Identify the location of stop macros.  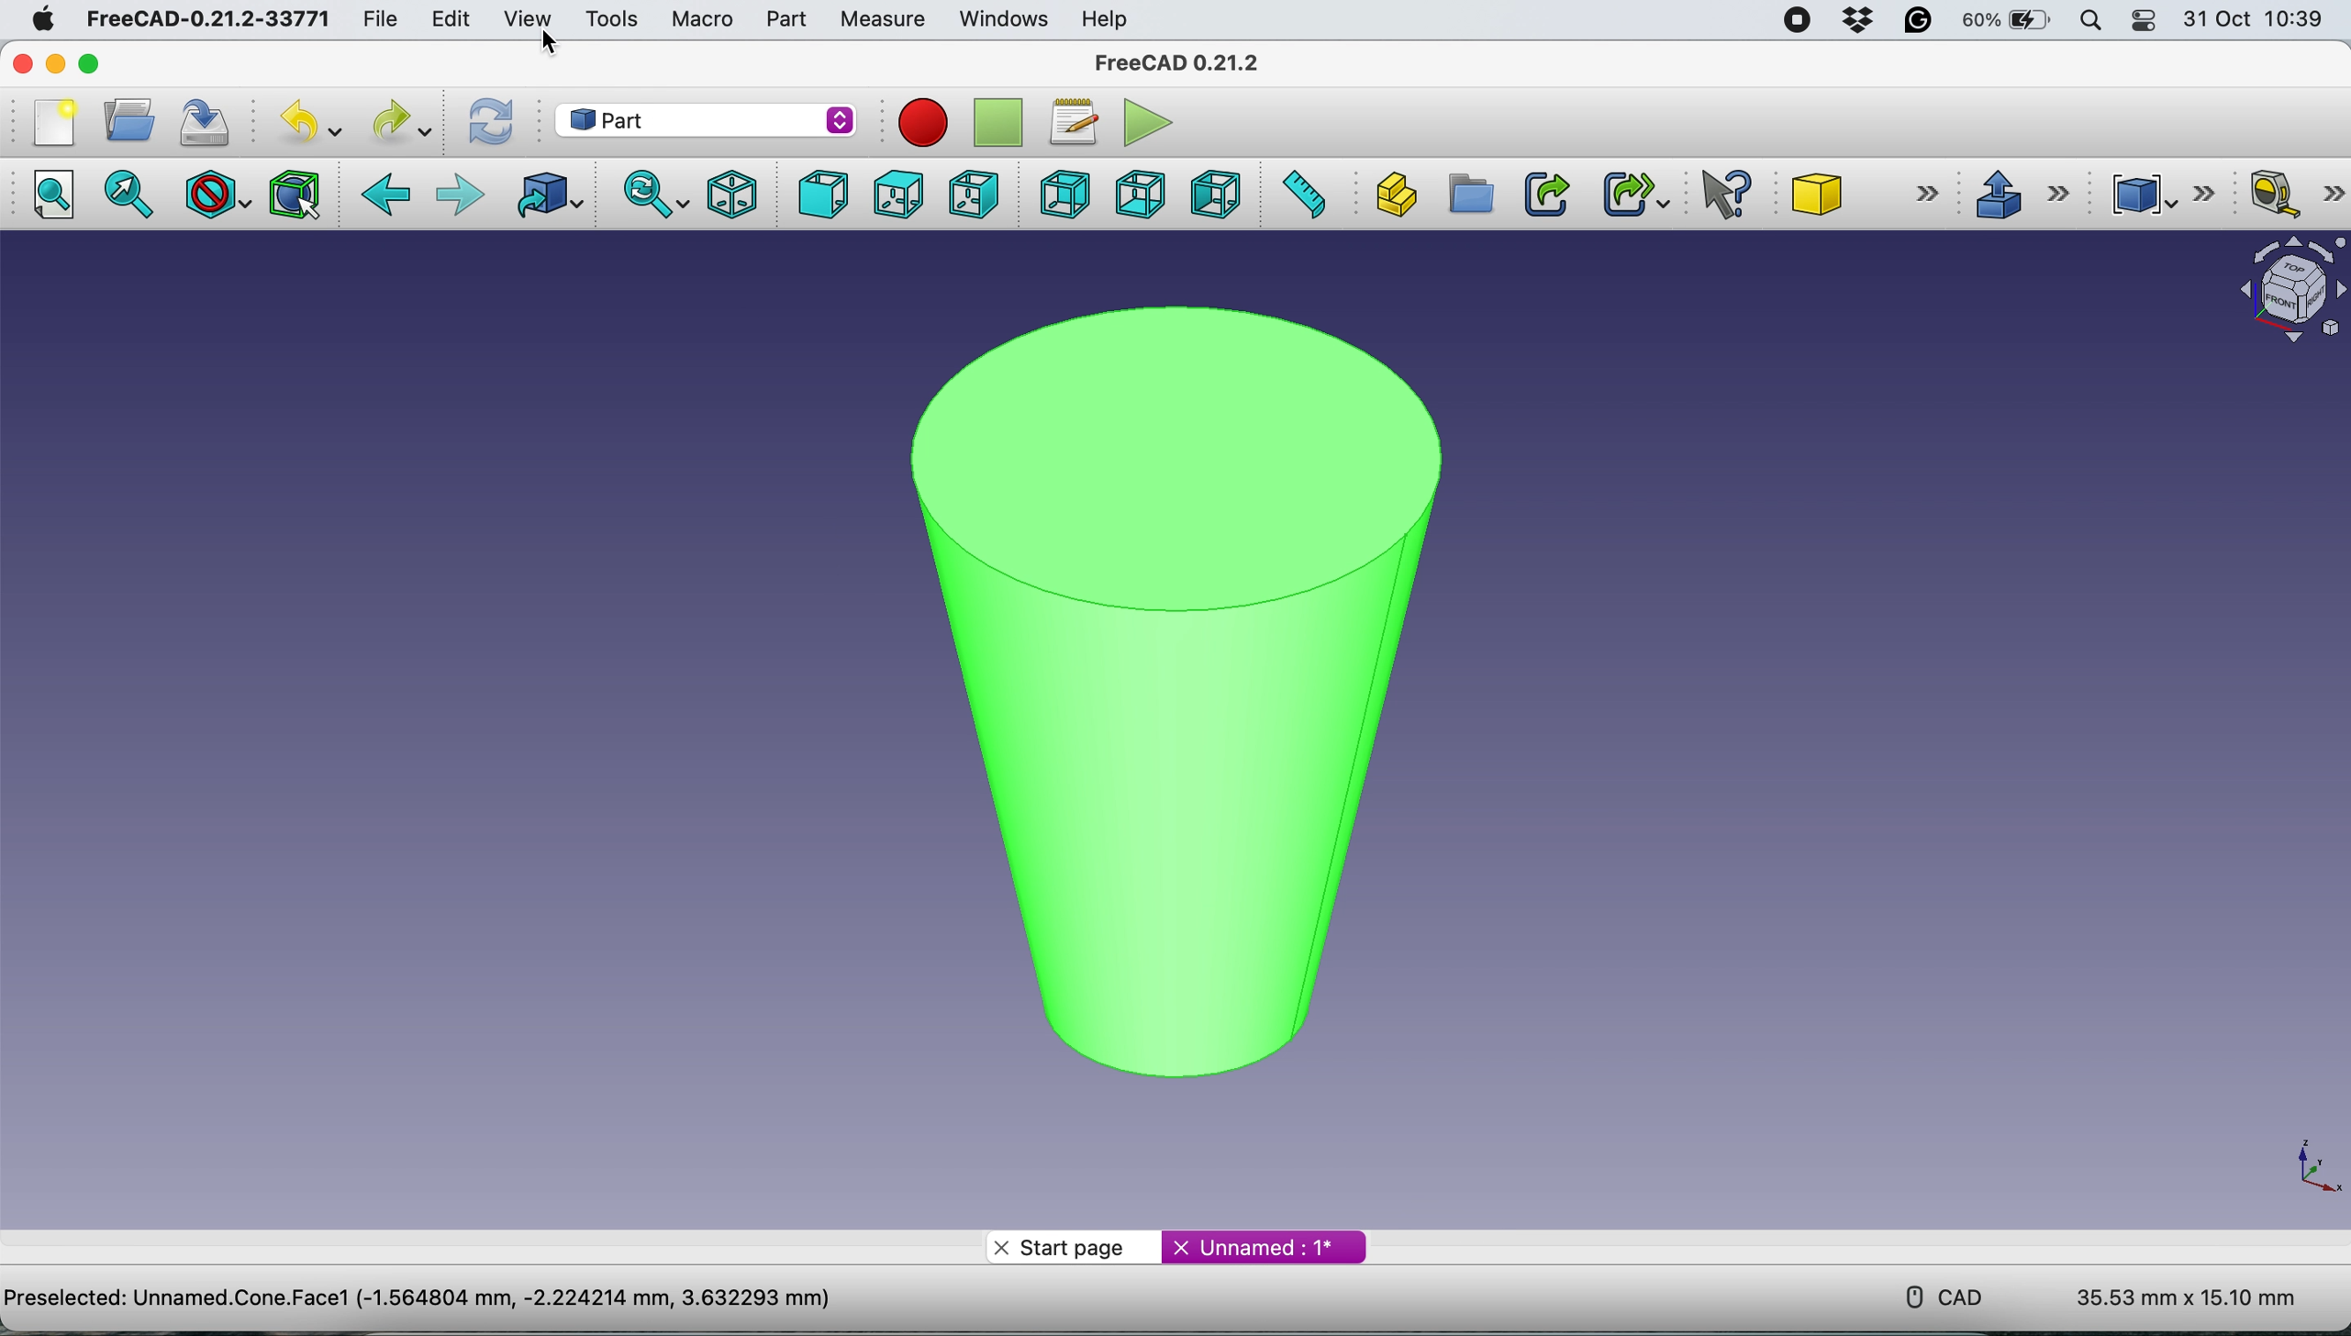
(918, 122).